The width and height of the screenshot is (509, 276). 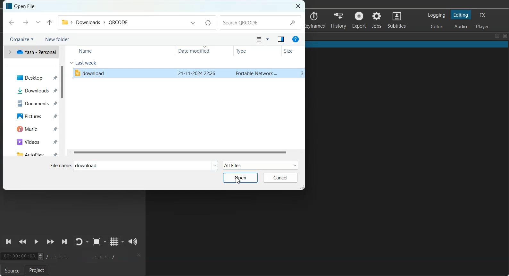 I want to click on Skip to previous point, so click(x=9, y=242).